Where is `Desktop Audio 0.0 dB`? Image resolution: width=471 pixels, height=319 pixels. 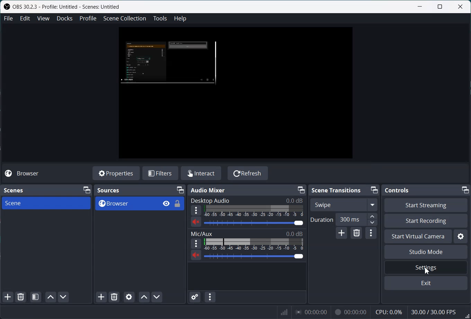
Desktop Audio 0.0 dB is located at coordinates (246, 200).